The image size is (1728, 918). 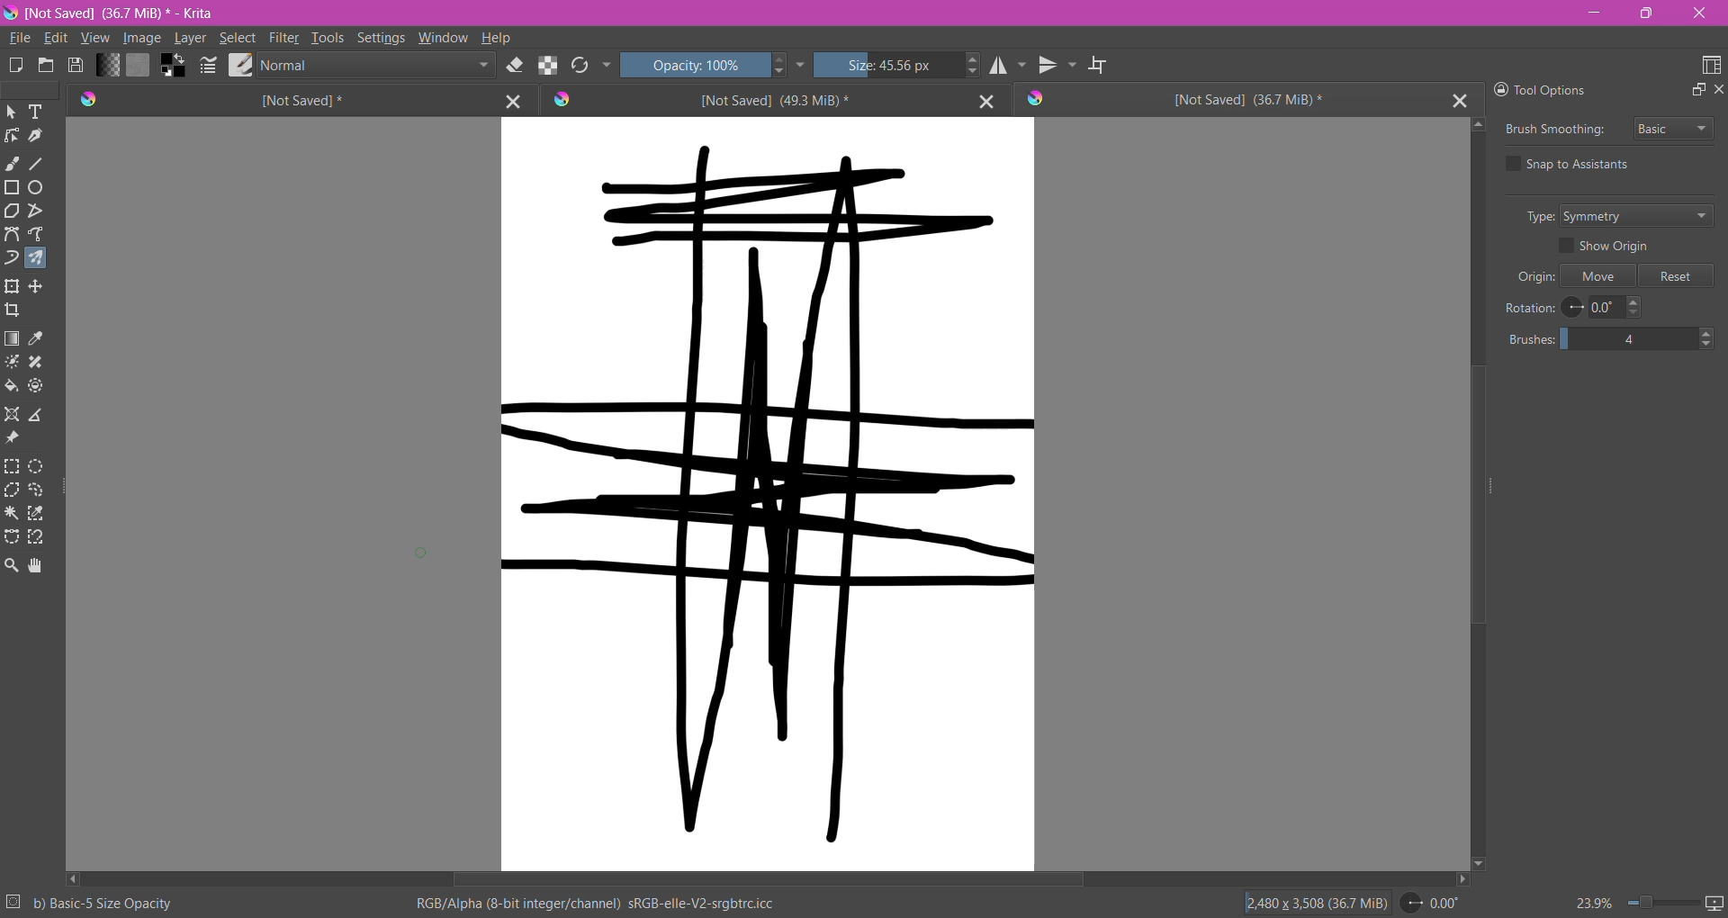 I want to click on Close, so click(x=1698, y=14).